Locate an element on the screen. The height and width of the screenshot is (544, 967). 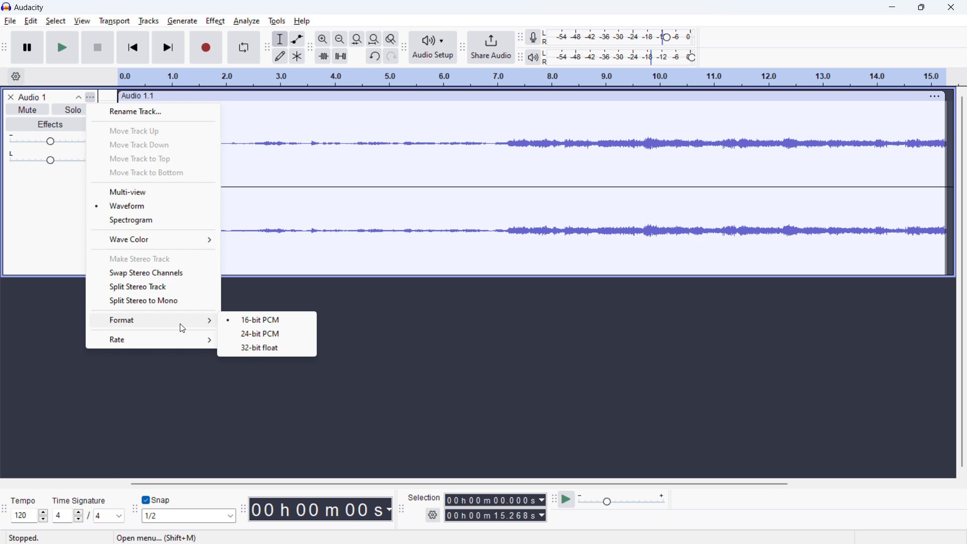
spectogram is located at coordinates (153, 220).